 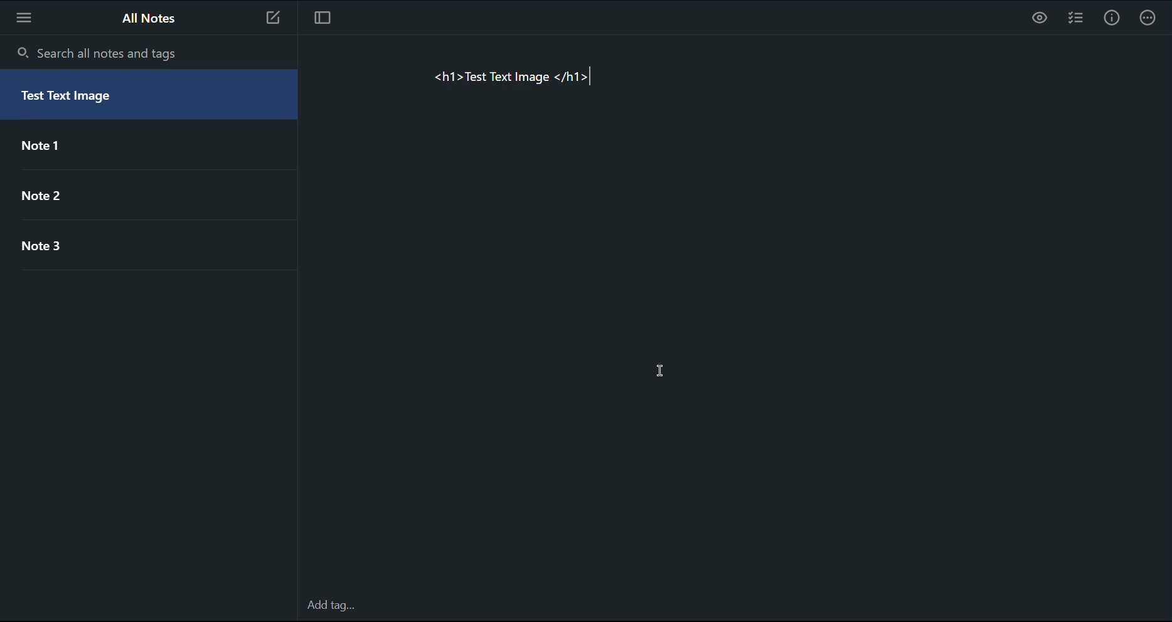 What do you see at coordinates (96, 50) in the screenshot?
I see `Search all notes and tags` at bounding box center [96, 50].